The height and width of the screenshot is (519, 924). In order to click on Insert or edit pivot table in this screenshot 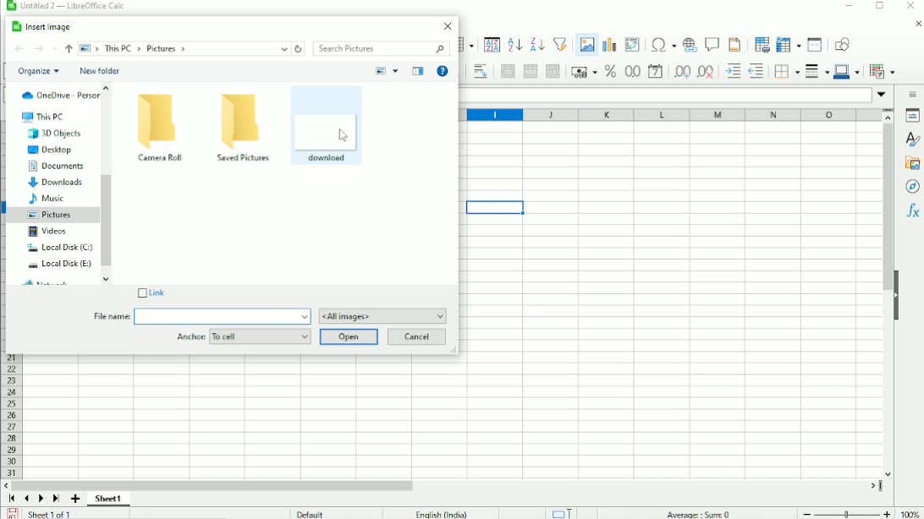, I will do `click(632, 44)`.